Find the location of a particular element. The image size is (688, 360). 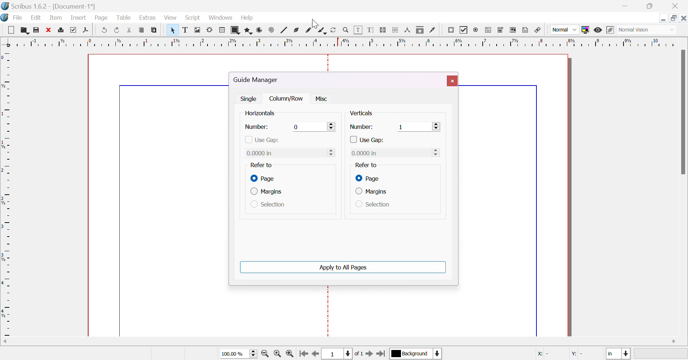

preview  mode is located at coordinates (598, 30).